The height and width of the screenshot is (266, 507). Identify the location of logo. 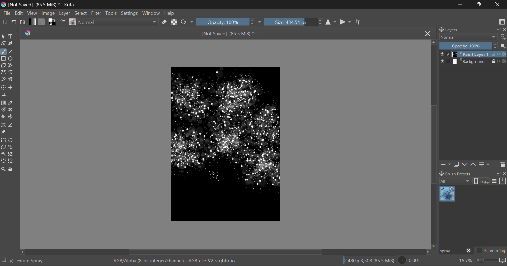
(4, 5).